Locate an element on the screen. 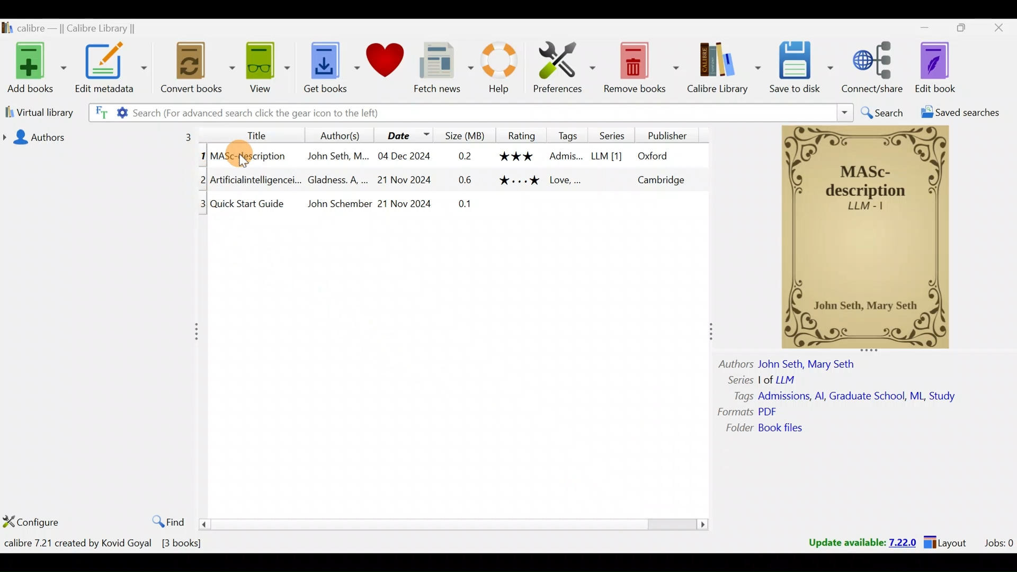 The width and height of the screenshot is (1017, 572).  is located at coordinates (809, 365).